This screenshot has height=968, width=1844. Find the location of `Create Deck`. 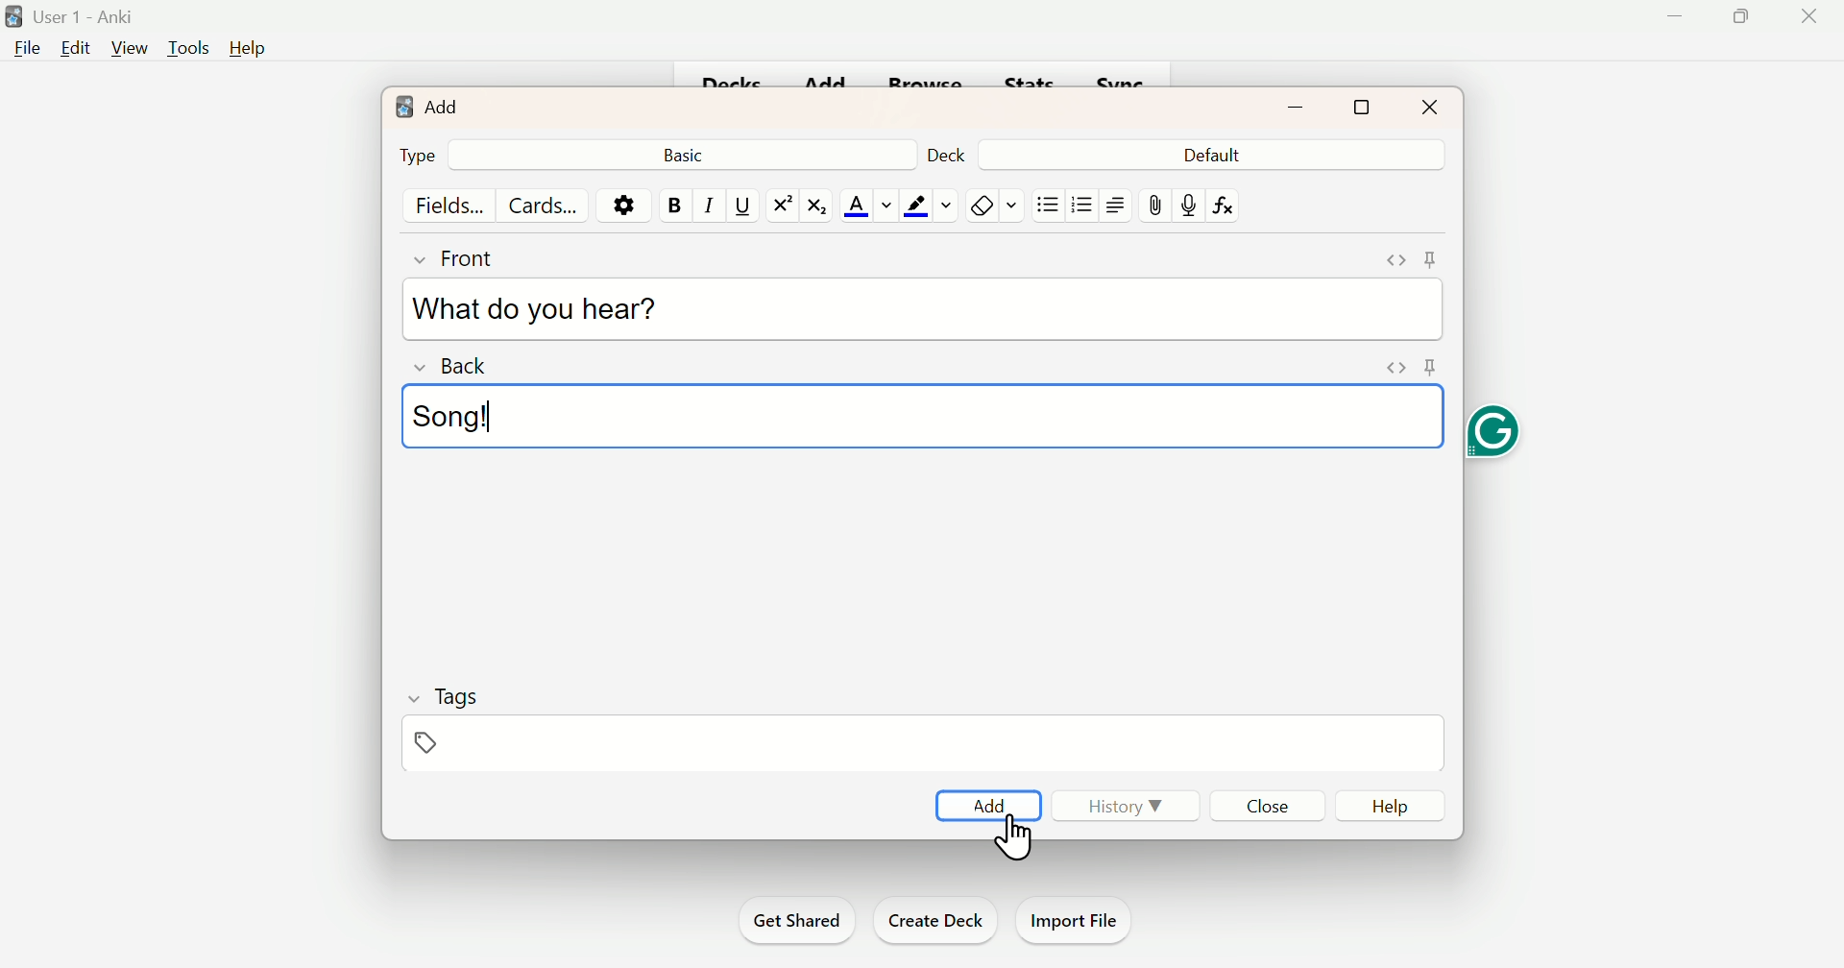

Create Deck is located at coordinates (934, 920).